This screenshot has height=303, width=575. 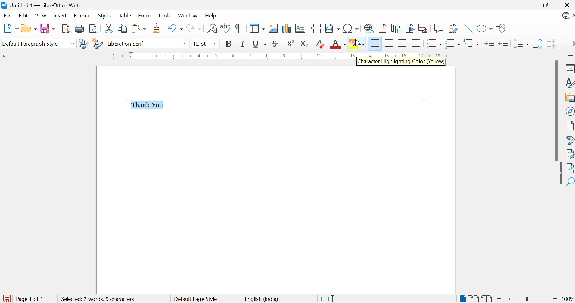 What do you see at coordinates (487, 298) in the screenshot?
I see `Book View` at bounding box center [487, 298].